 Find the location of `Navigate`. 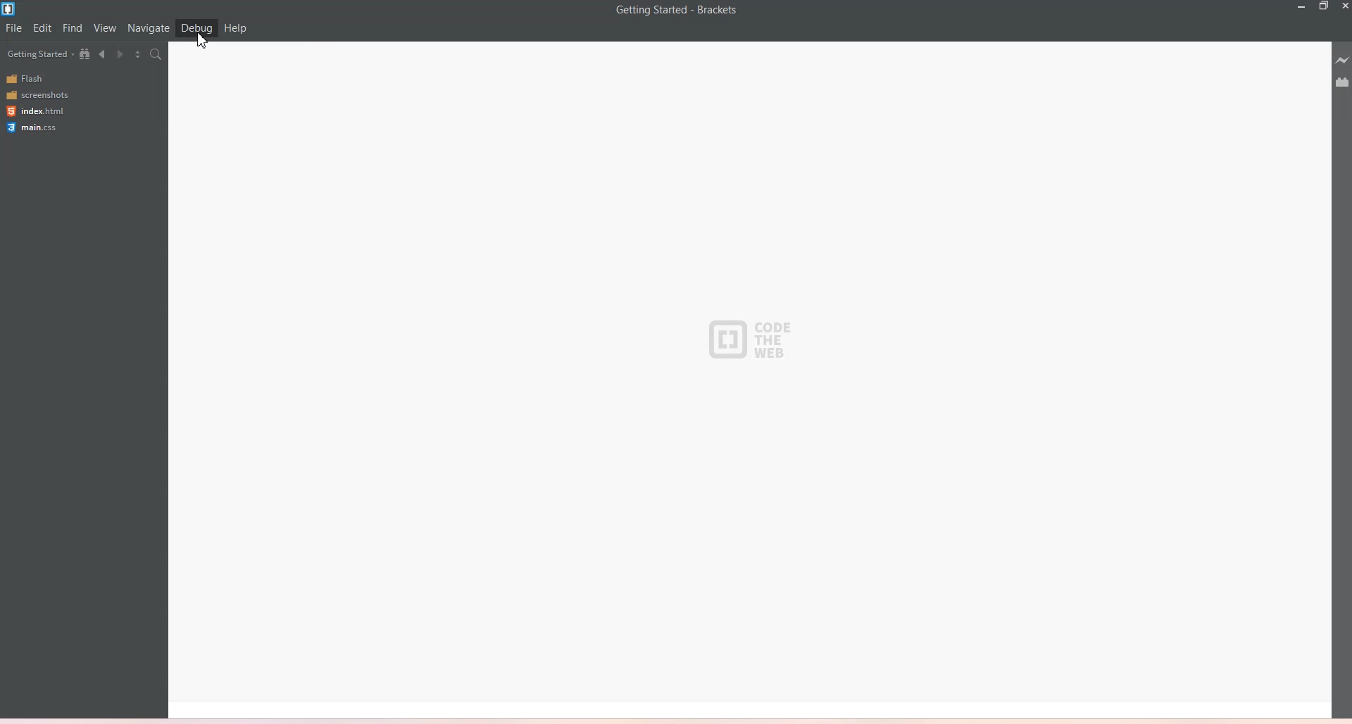

Navigate is located at coordinates (149, 28).